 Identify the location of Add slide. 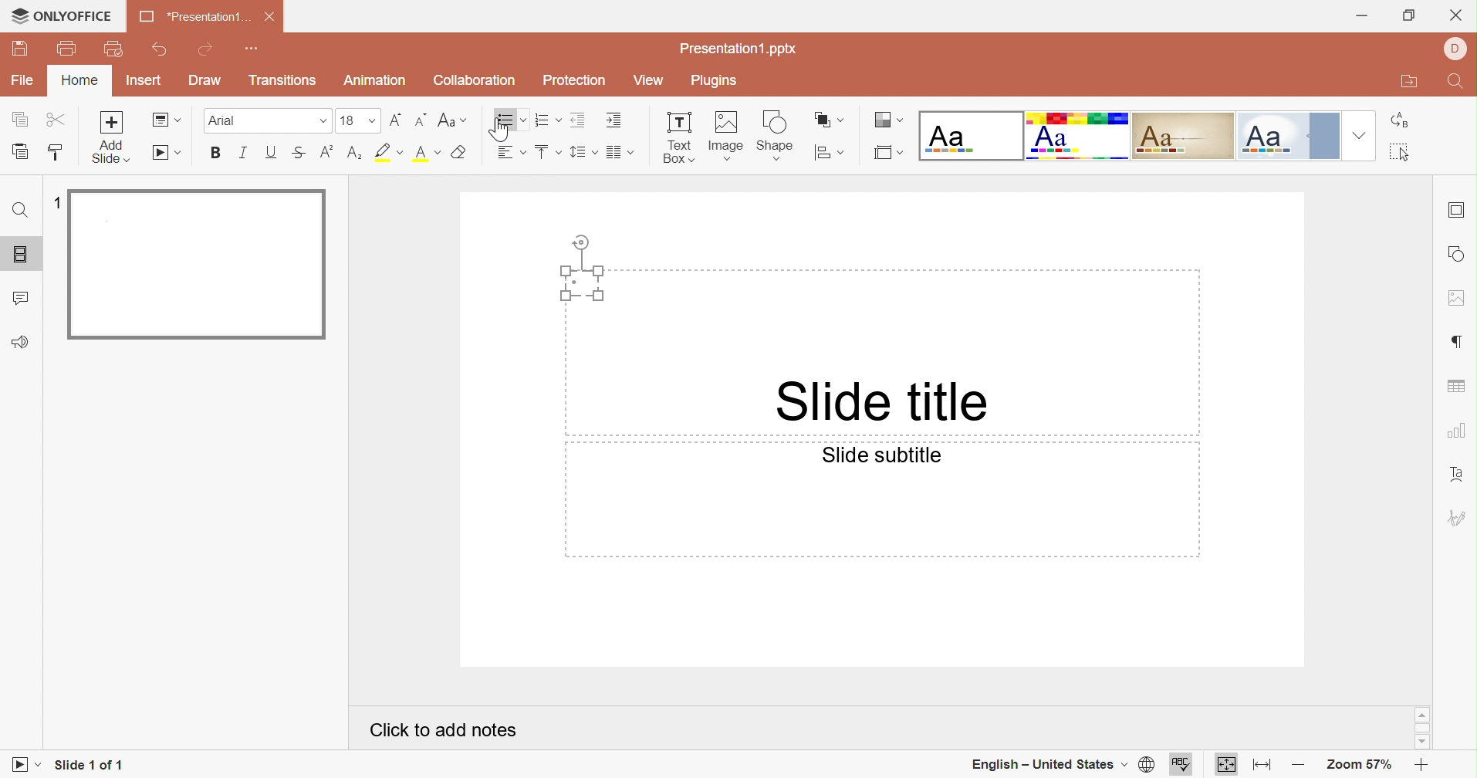
(112, 137).